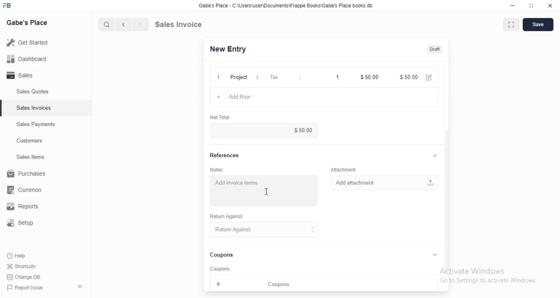  What do you see at coordinates (221, 117) in the screenshot?
I see `‘Net Total` at bounding box center [221, 117].